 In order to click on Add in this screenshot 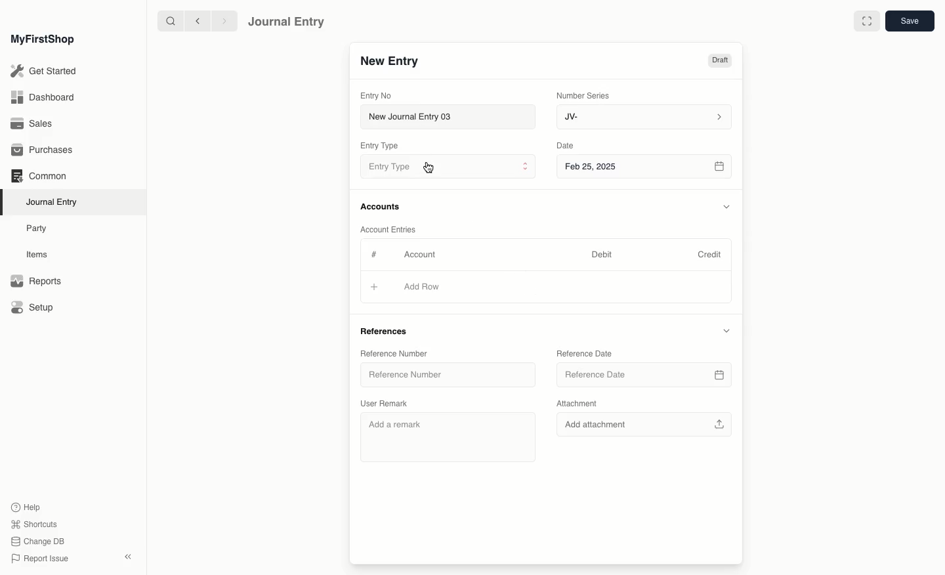, I will do `click(377, 288)`.